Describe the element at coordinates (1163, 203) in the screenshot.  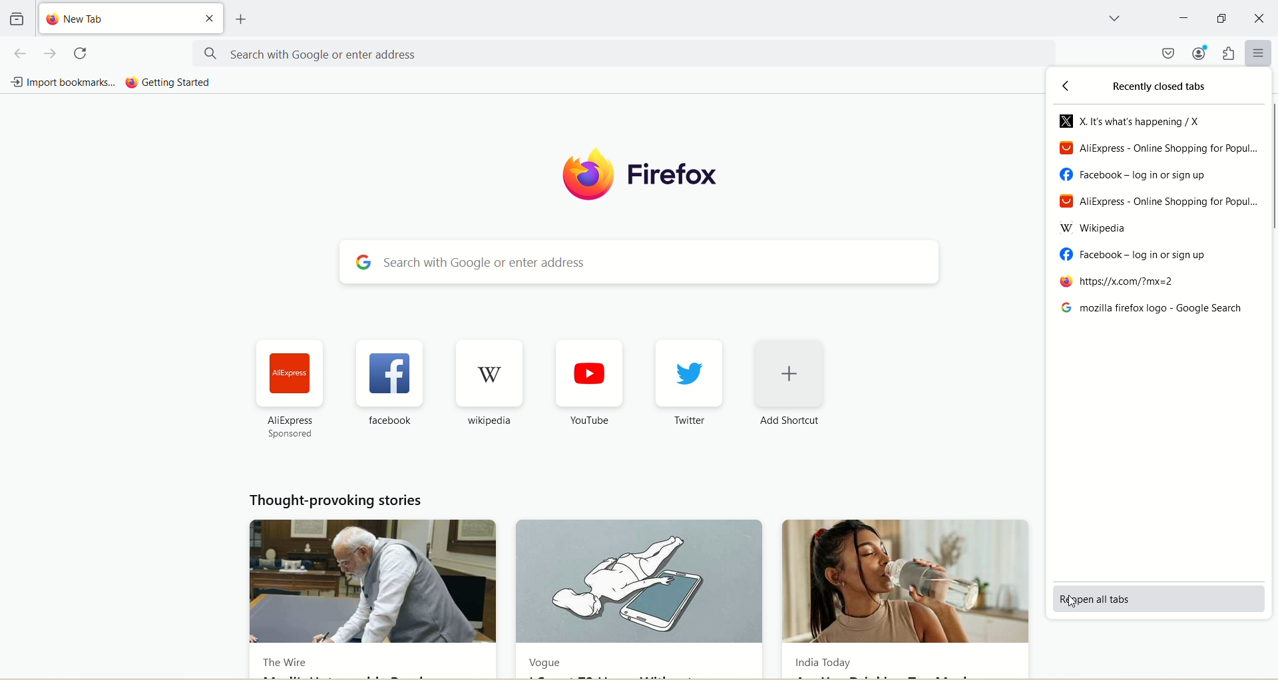
I see `Aliexpress` at that location.